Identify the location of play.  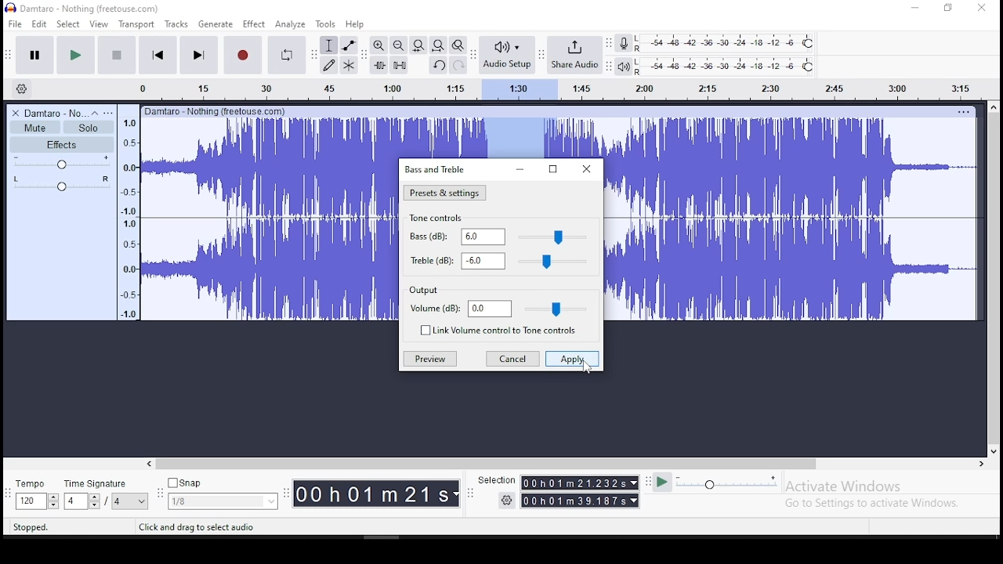
(75, 56).